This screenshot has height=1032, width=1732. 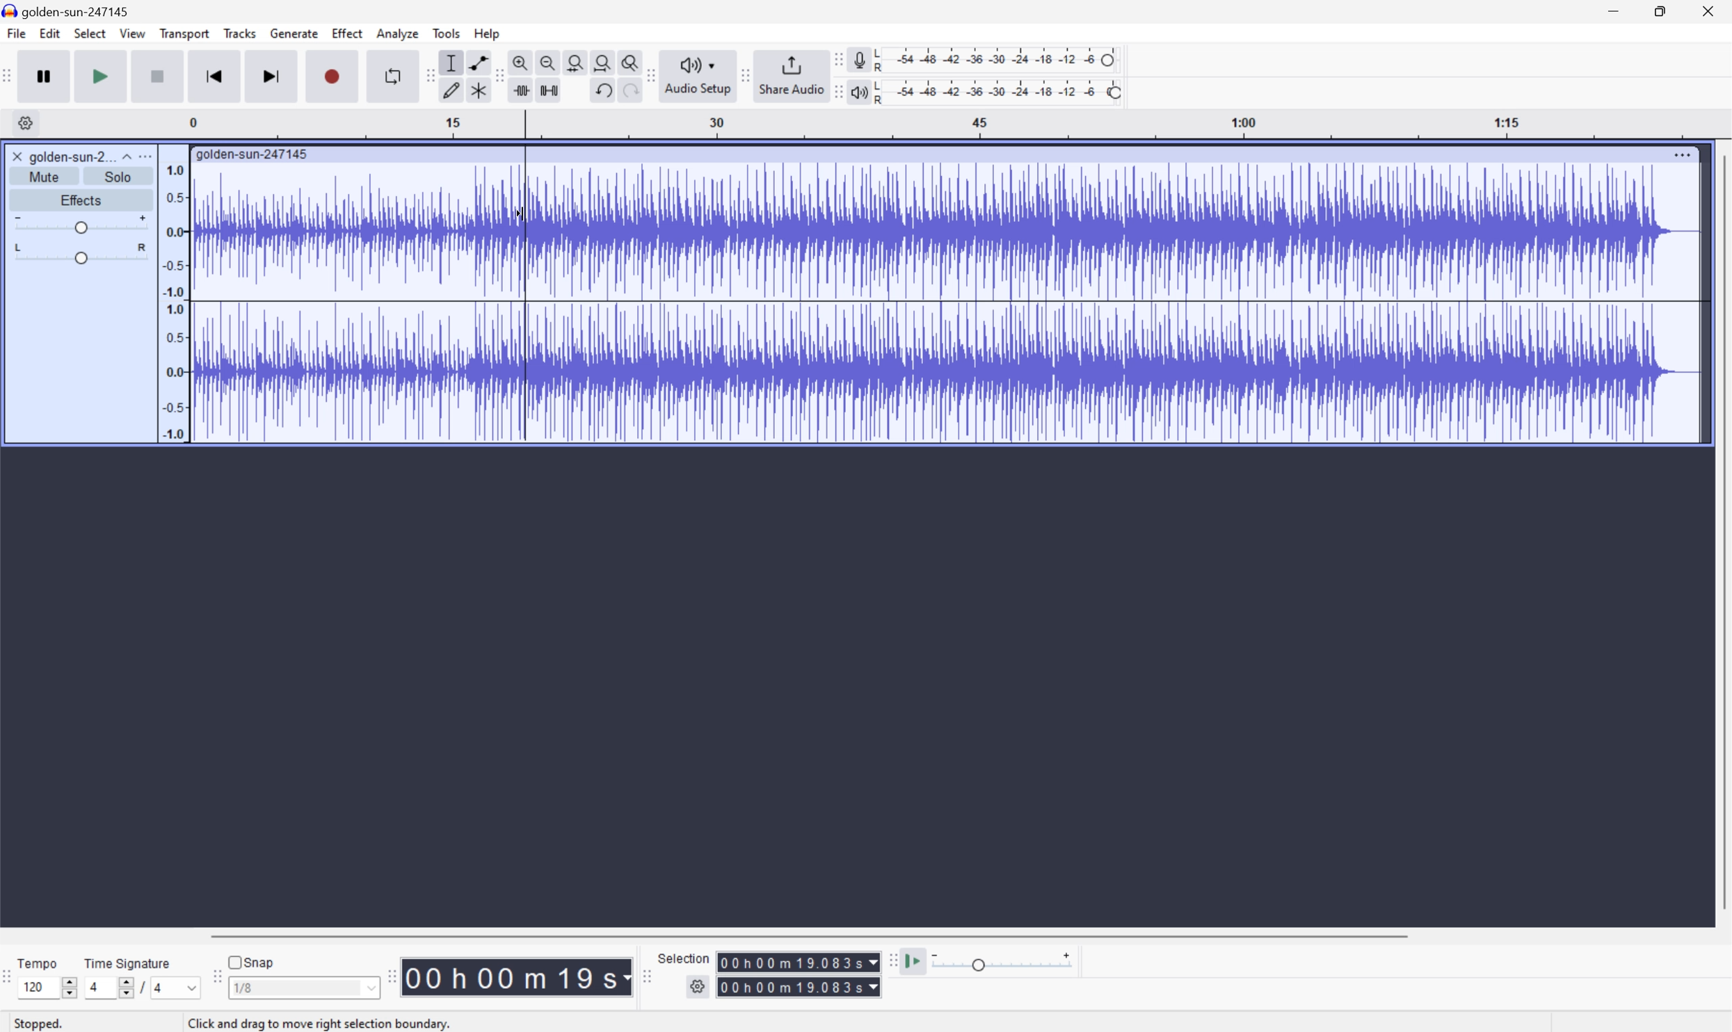 I want to click on Recording level: 62%, so click(x=1000, y=58).